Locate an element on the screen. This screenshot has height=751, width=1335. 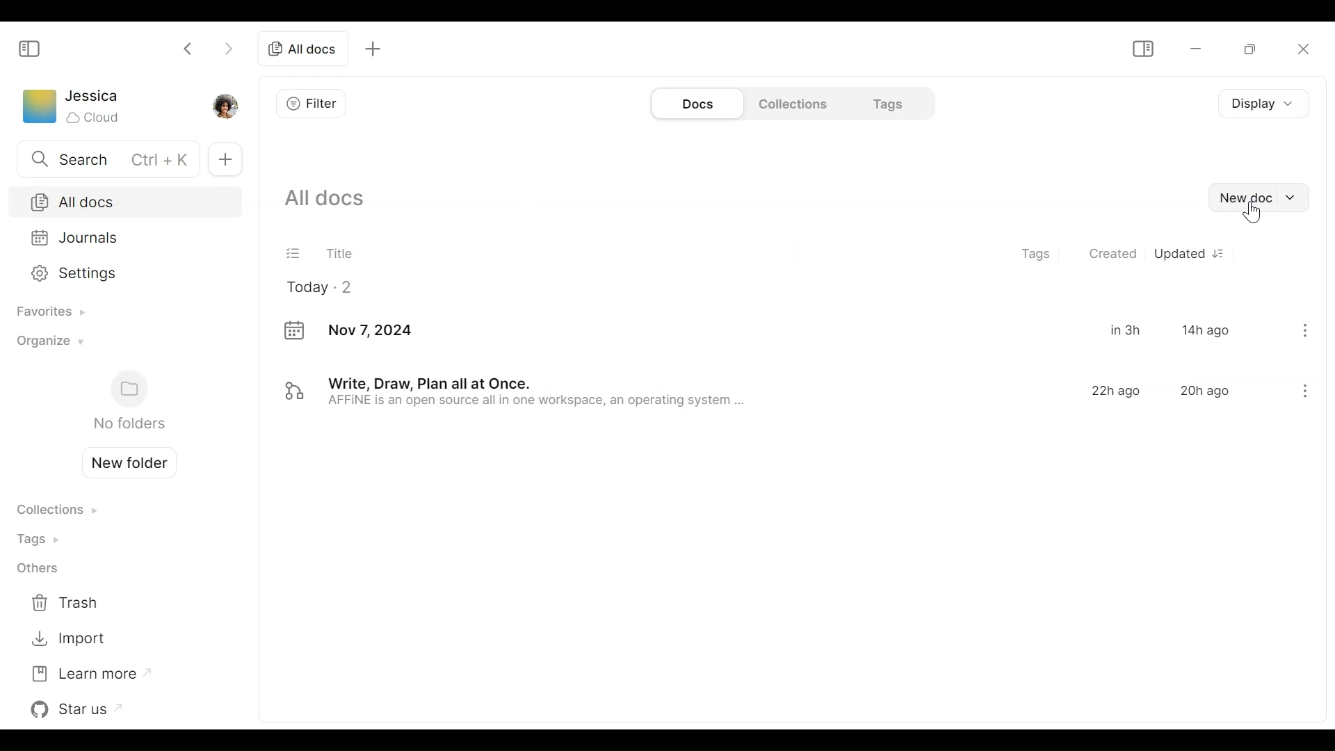
Filter is located at coordinates (308, 104).